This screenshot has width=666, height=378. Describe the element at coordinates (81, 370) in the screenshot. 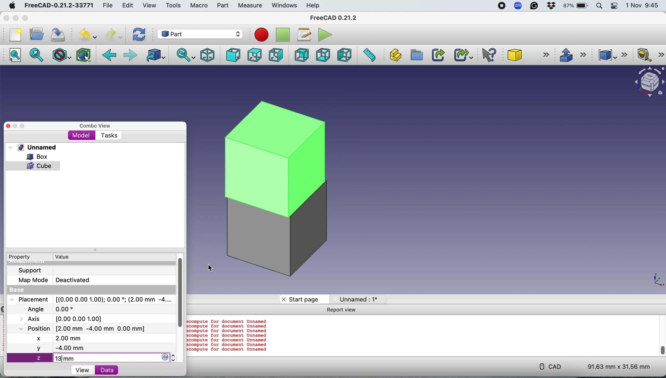

I see `View` at that location.